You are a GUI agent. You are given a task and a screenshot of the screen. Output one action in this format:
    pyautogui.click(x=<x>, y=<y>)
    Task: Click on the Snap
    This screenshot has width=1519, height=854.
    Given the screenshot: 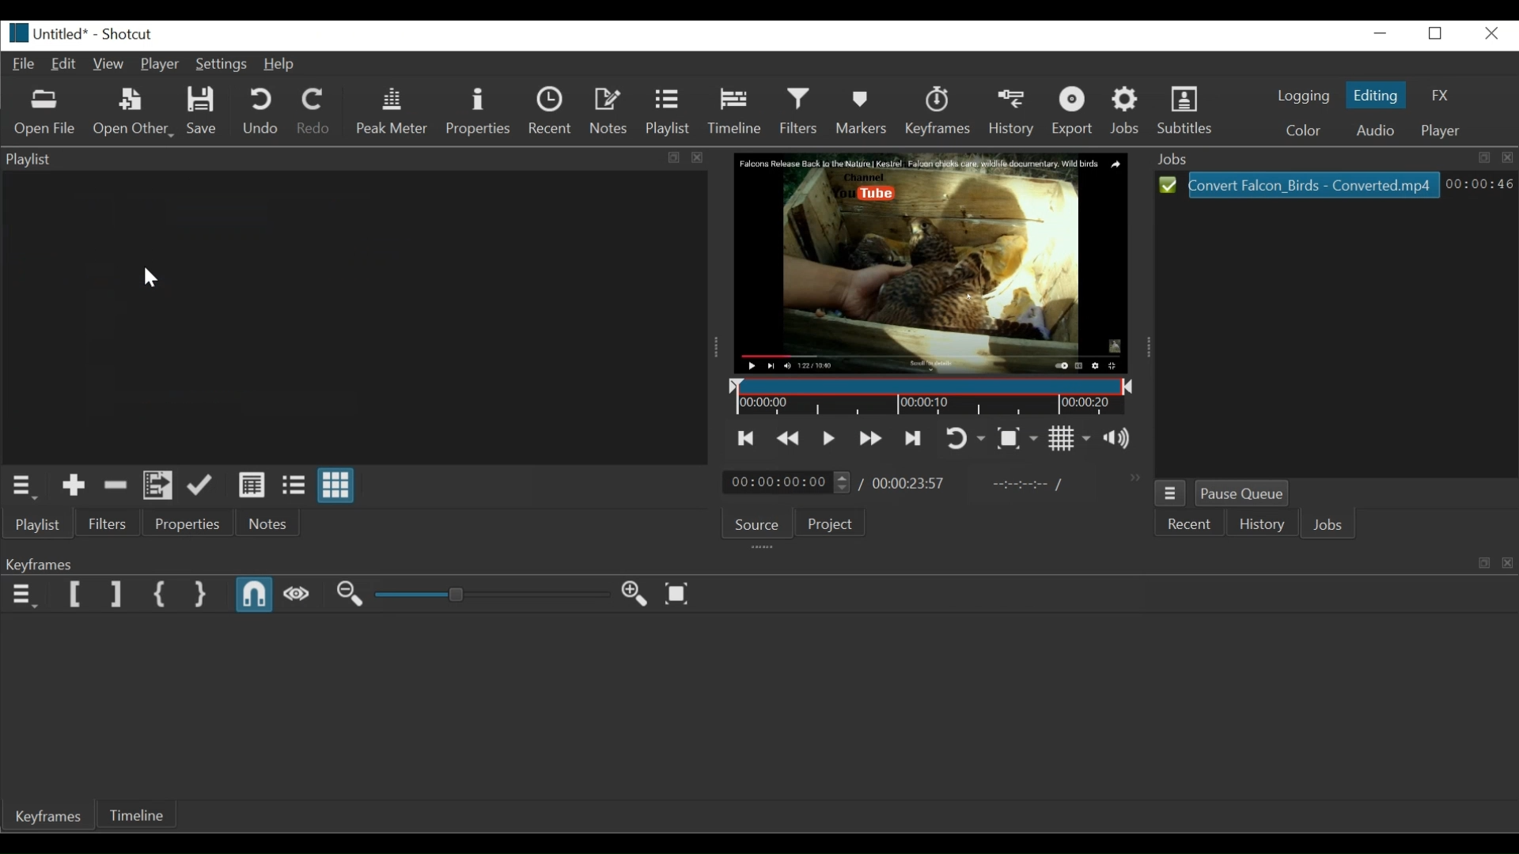 What is the action you would take?
    pyautogui.click(x=255, y=595)
    